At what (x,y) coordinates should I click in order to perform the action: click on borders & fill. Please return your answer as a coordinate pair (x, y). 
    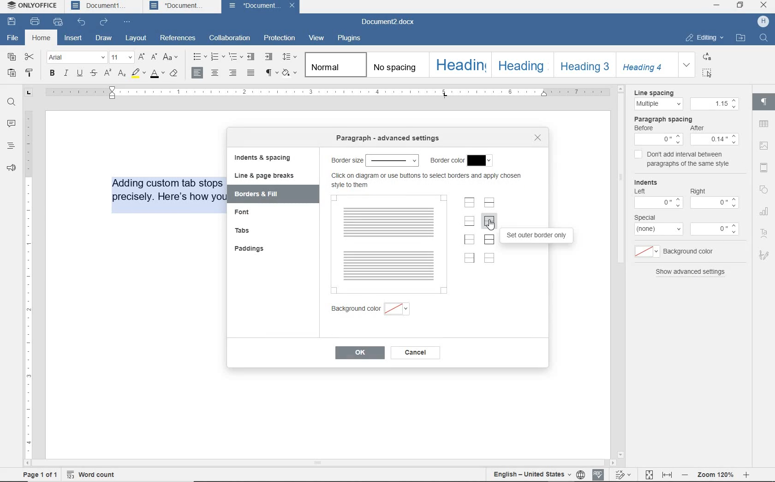
    Looking at the image, I should click on (262, 193).